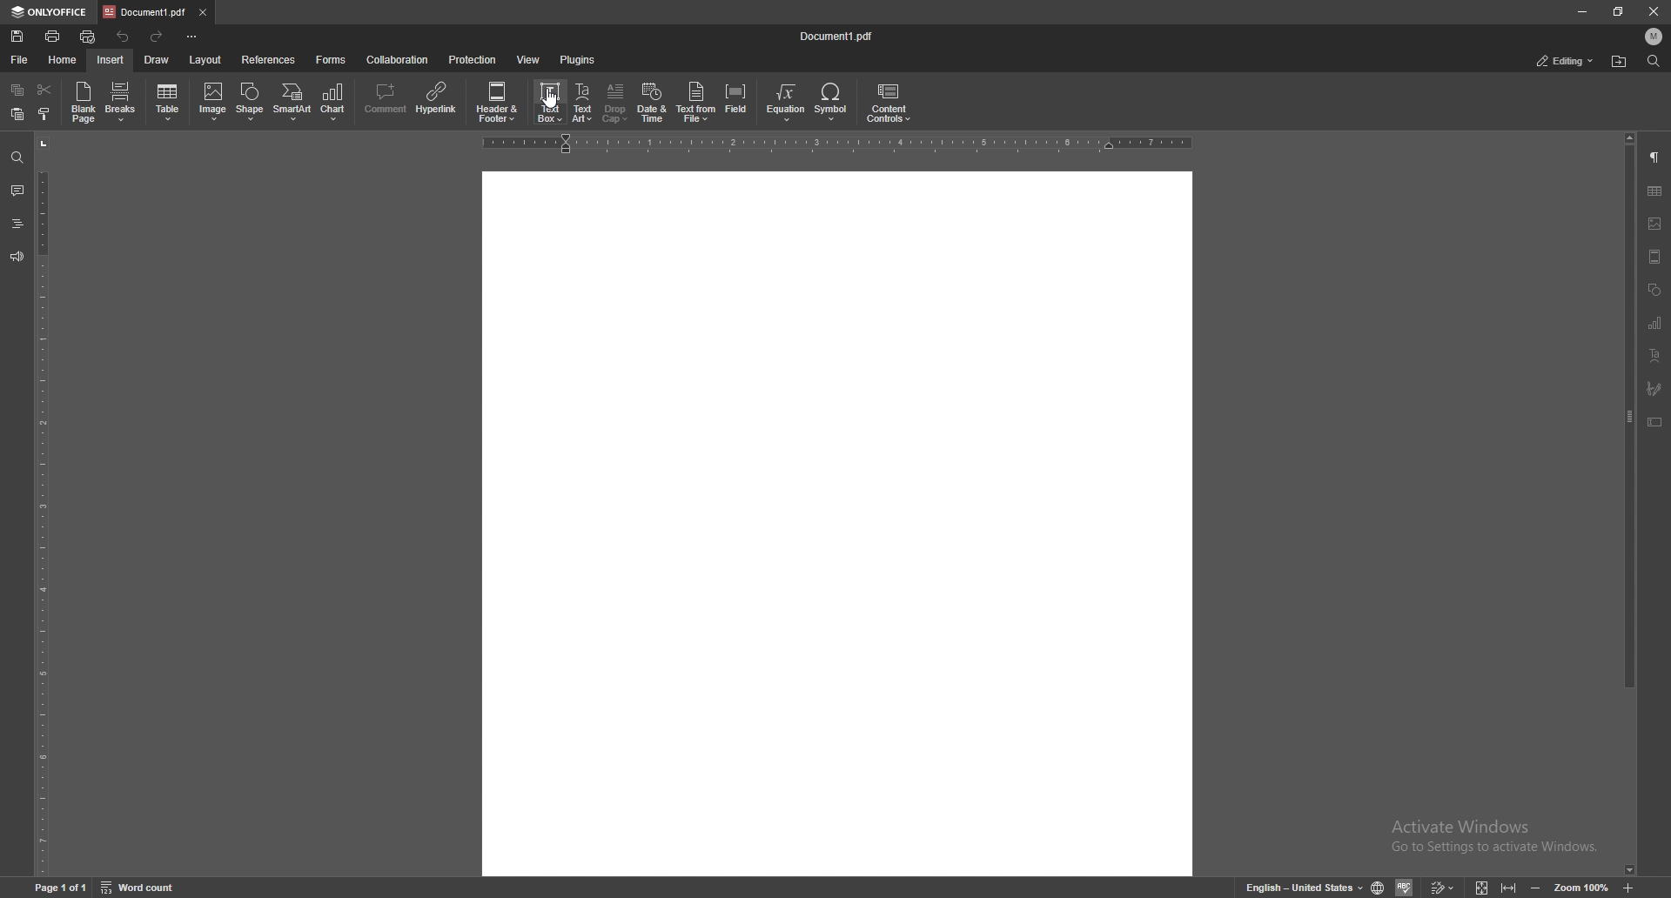 The height and width of the screenshot is (898, 1671). What do you see at coordinates (140, 888) in the screenshot?
I see `word count` at bounding box center [140, 888].